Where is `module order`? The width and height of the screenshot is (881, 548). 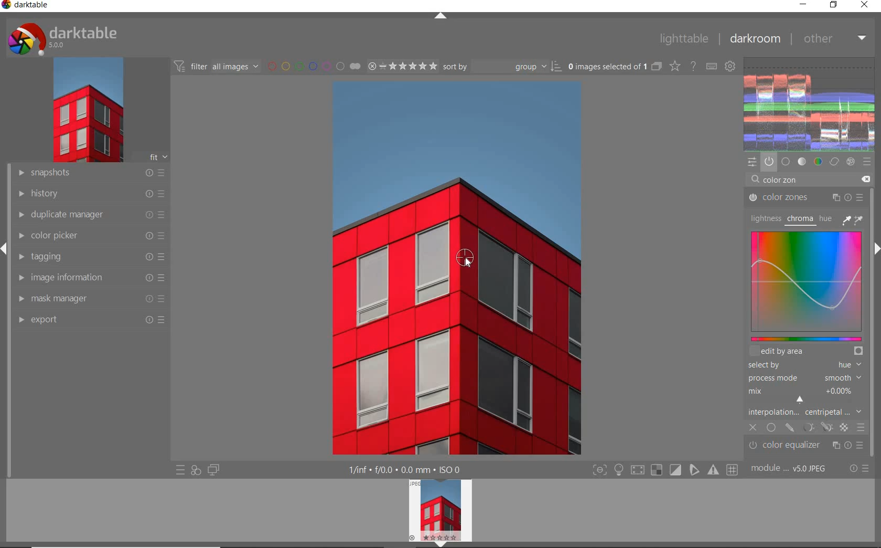 module order is located at coordinates (791, 469).